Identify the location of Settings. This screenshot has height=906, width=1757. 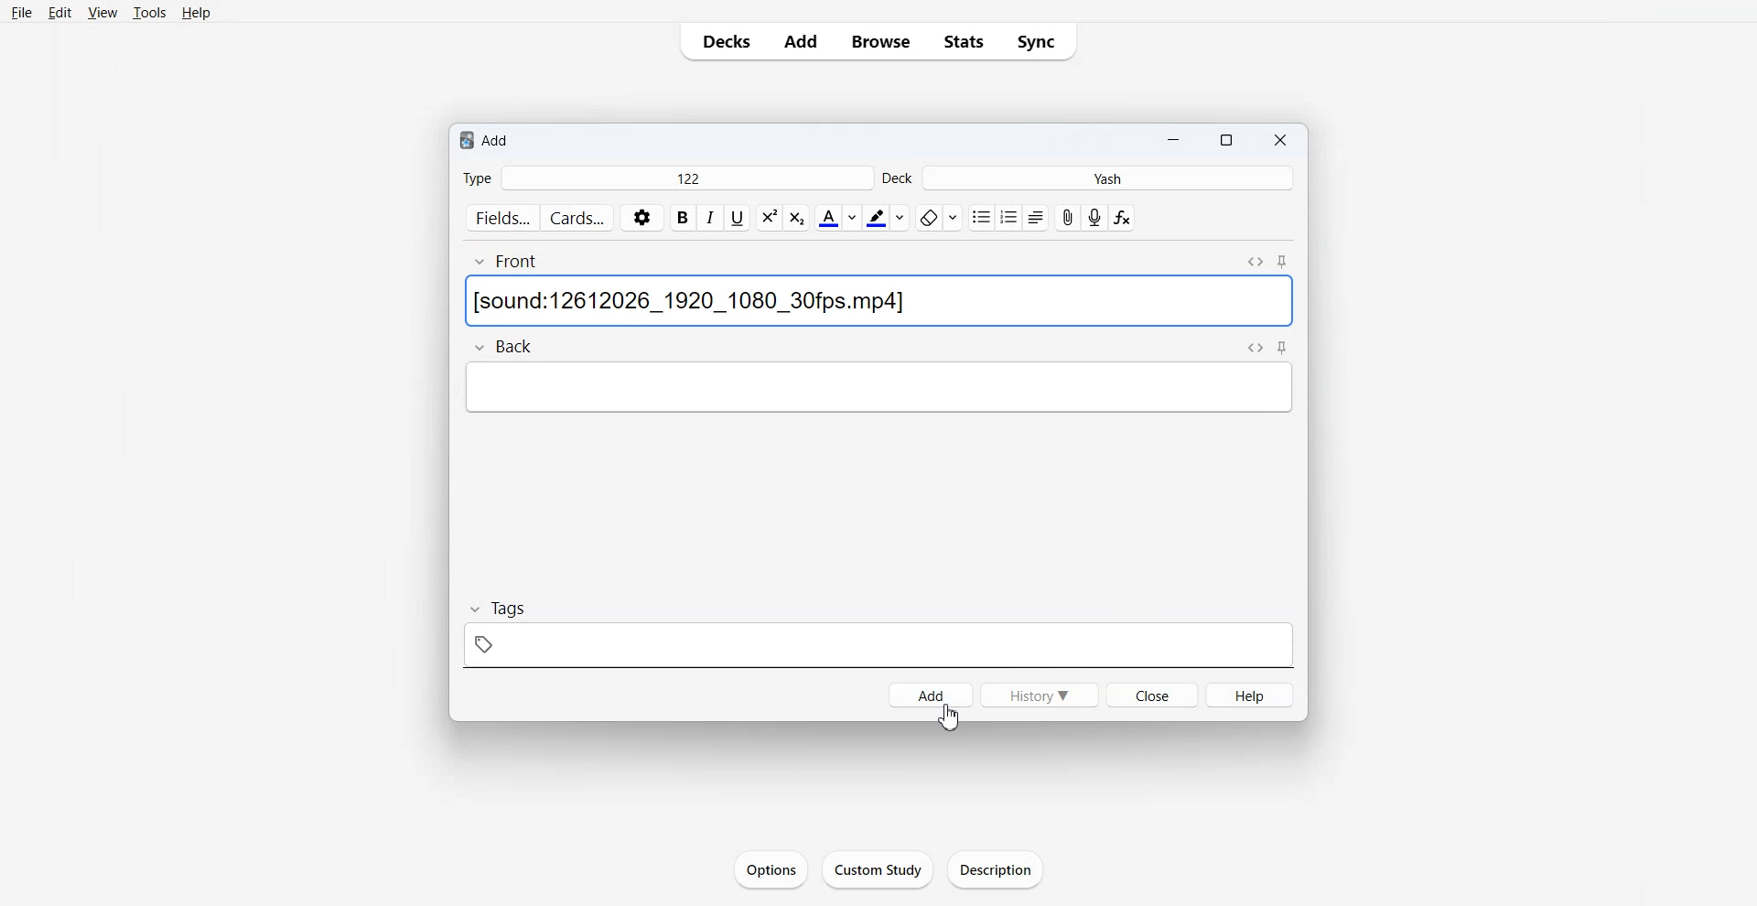
(642, 219).